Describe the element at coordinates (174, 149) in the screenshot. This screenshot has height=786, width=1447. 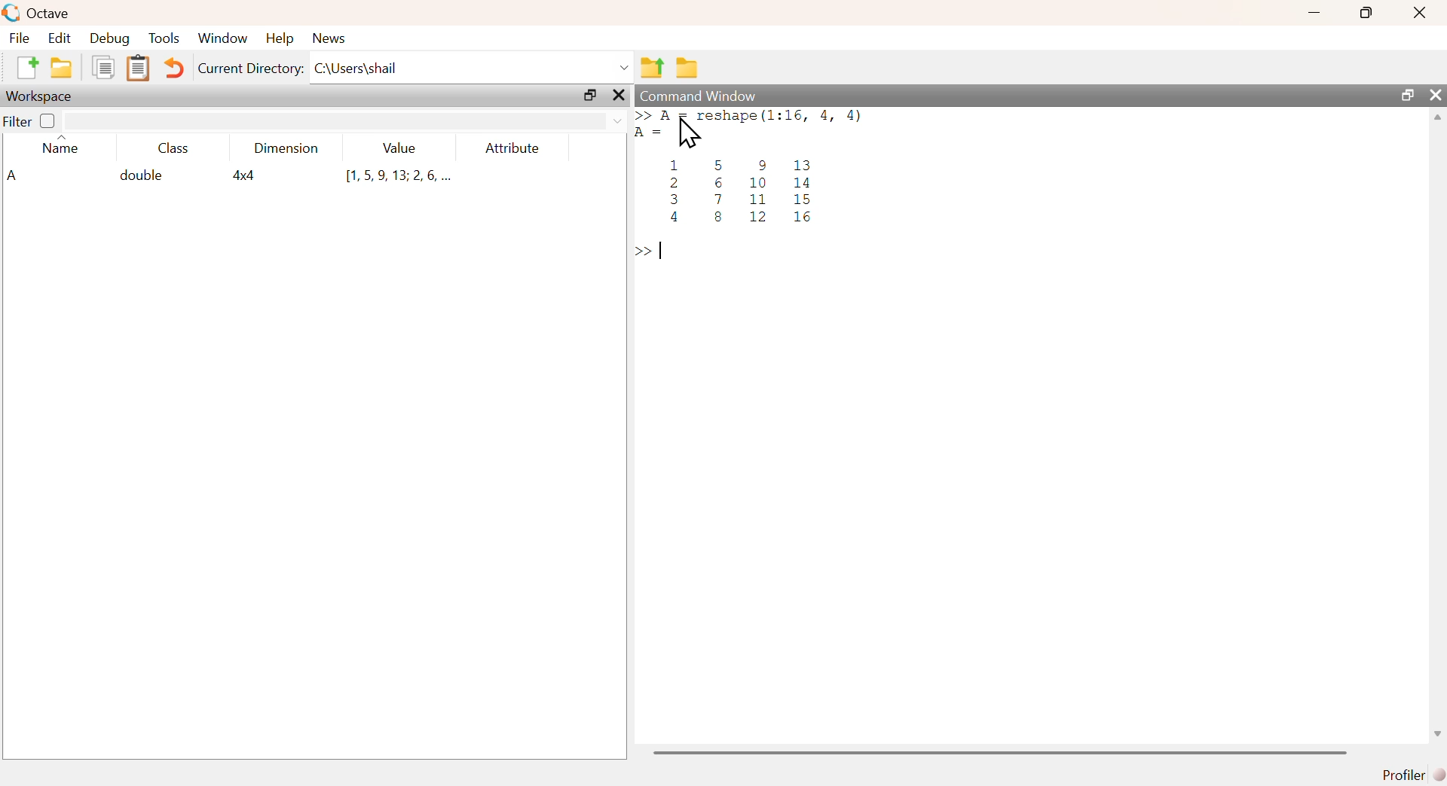
I see `class` at that location.